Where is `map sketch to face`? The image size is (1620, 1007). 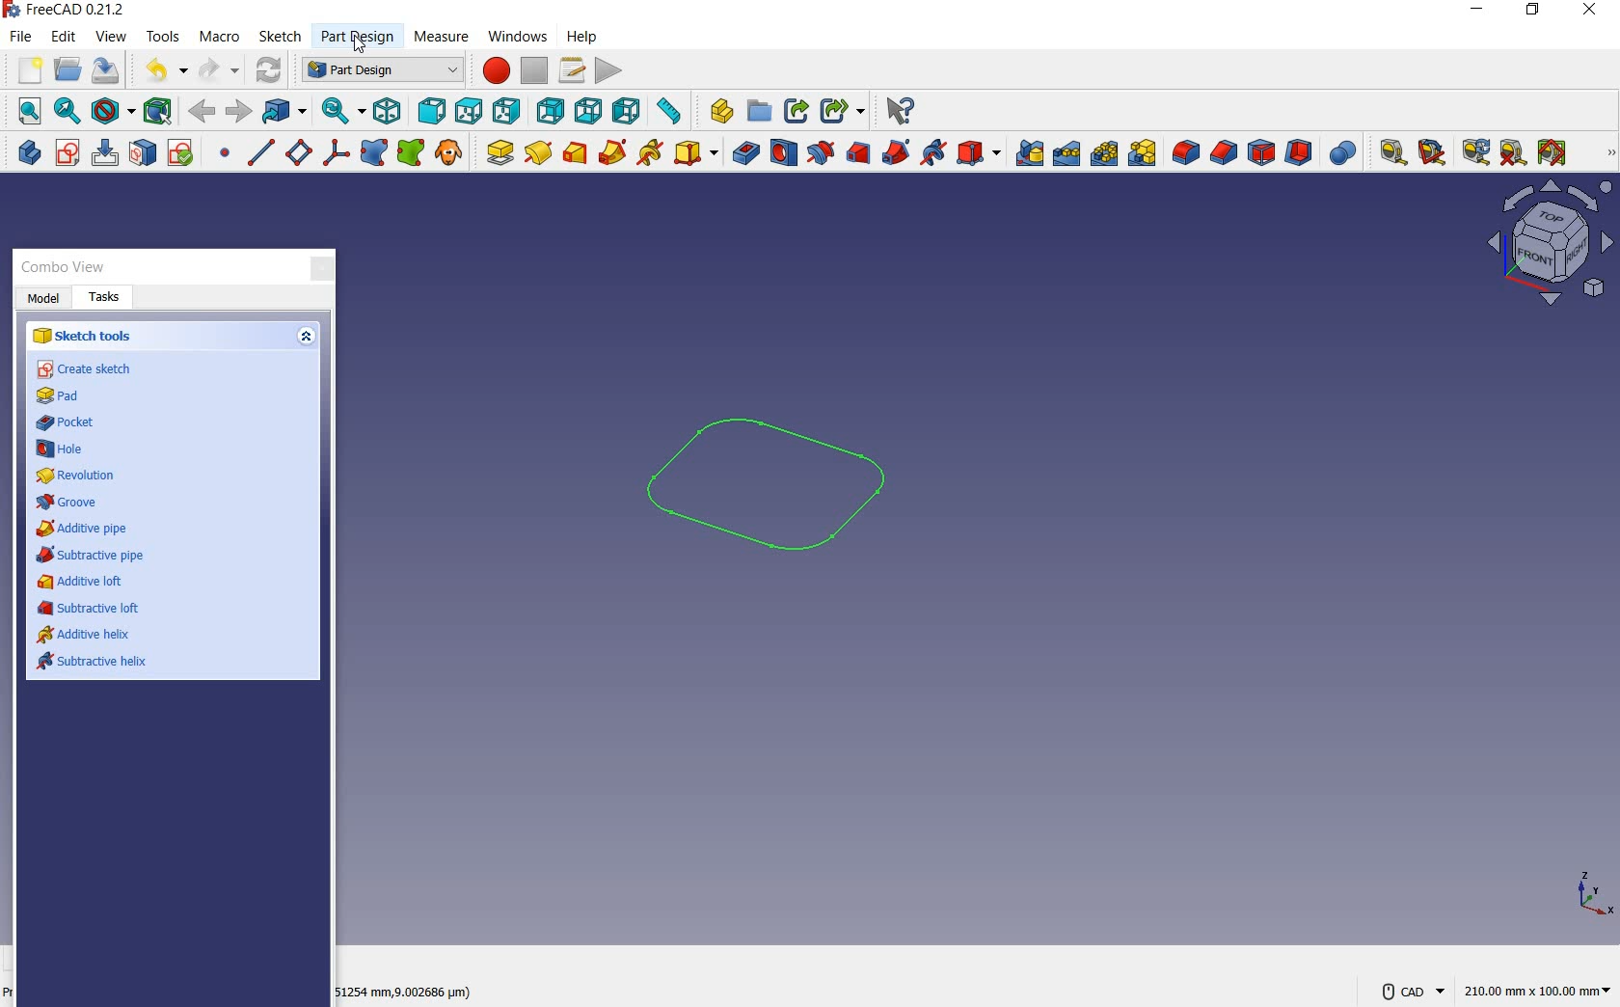
map sketch to face is located at coordinates (143, 154).